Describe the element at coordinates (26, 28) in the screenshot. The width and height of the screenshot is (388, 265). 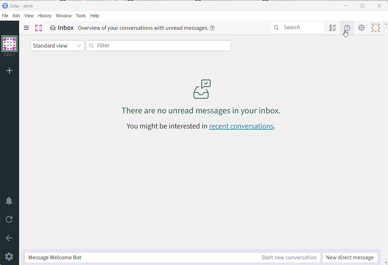
I see `Show/Hide left sidebar` at that location.